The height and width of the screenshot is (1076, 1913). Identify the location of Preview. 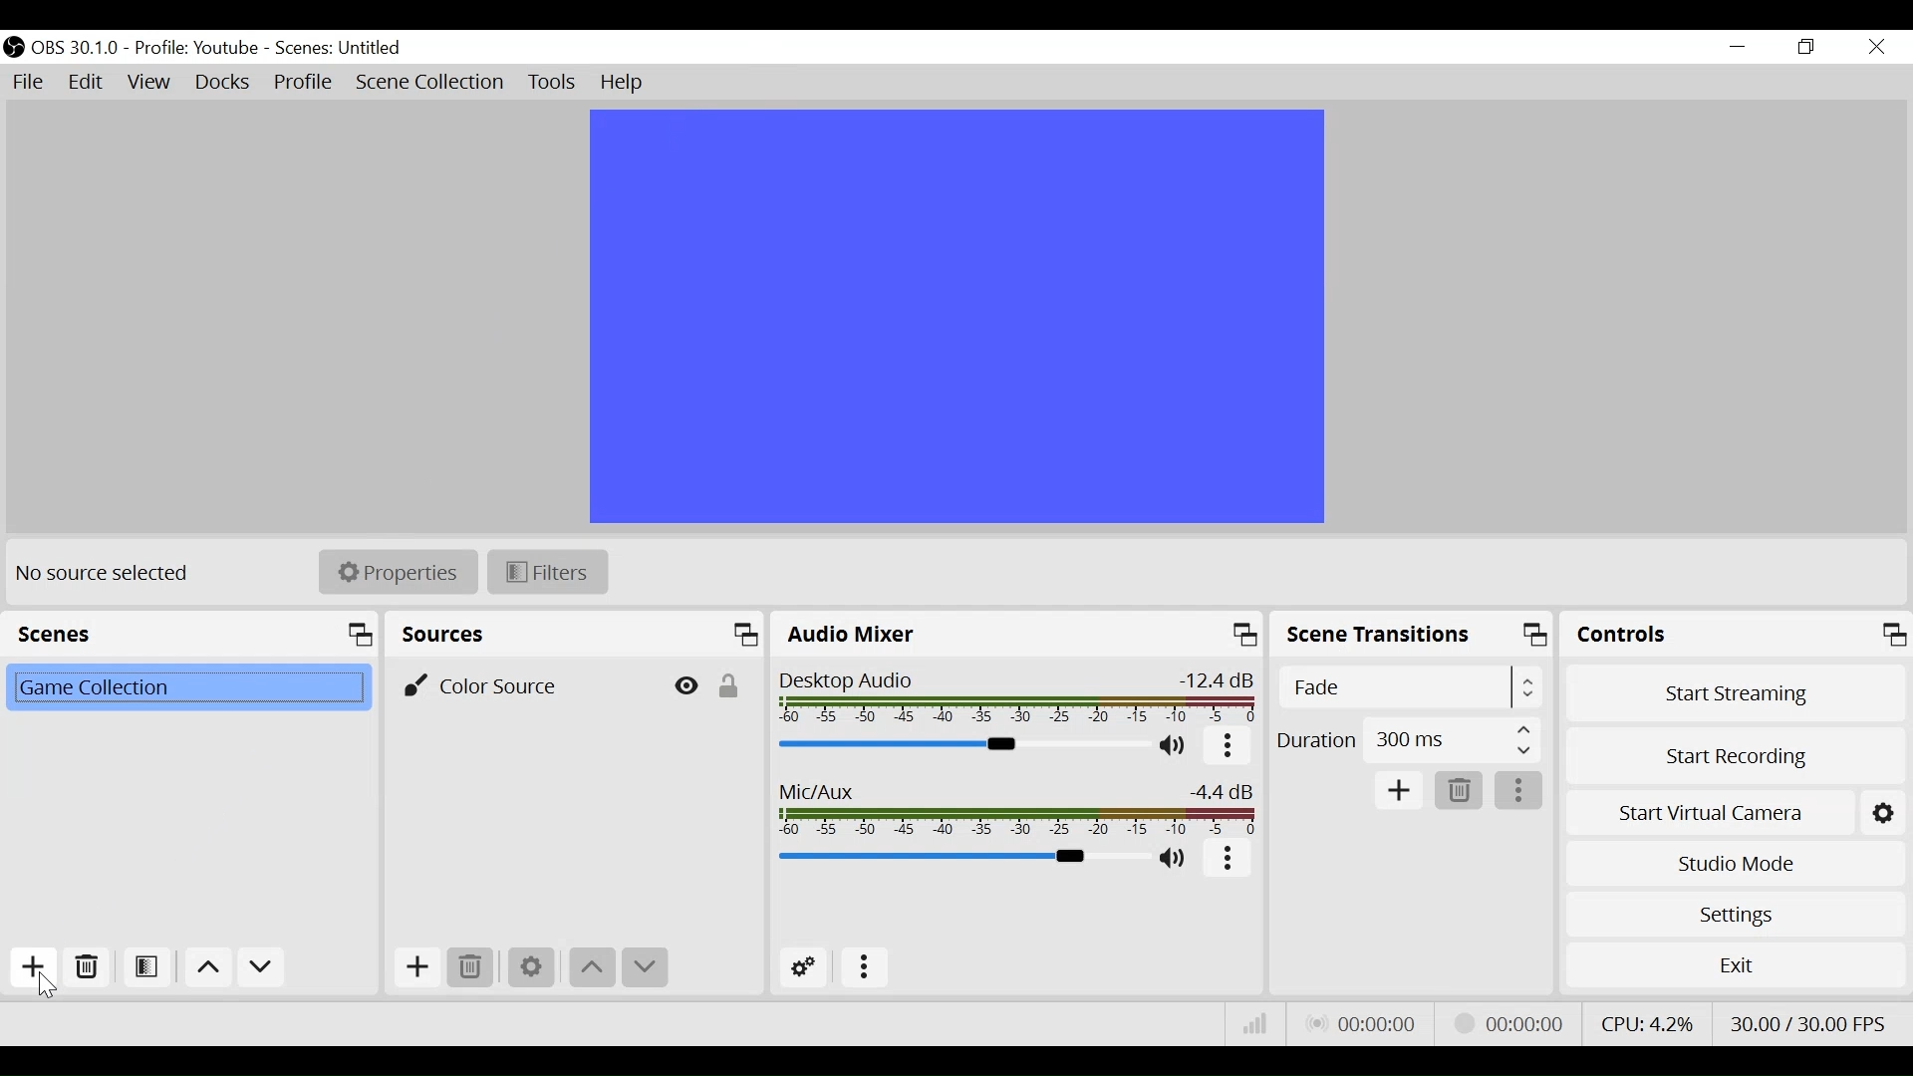
(958, 317).